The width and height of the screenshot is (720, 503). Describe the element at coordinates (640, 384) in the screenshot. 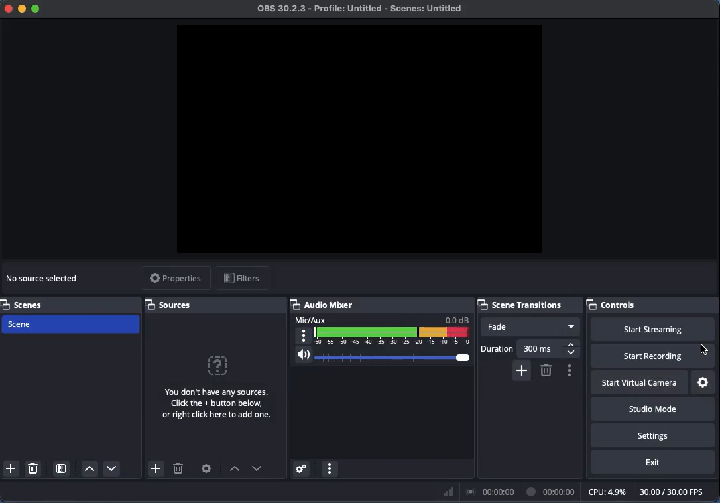

I see `Start virtual camera` at that location.